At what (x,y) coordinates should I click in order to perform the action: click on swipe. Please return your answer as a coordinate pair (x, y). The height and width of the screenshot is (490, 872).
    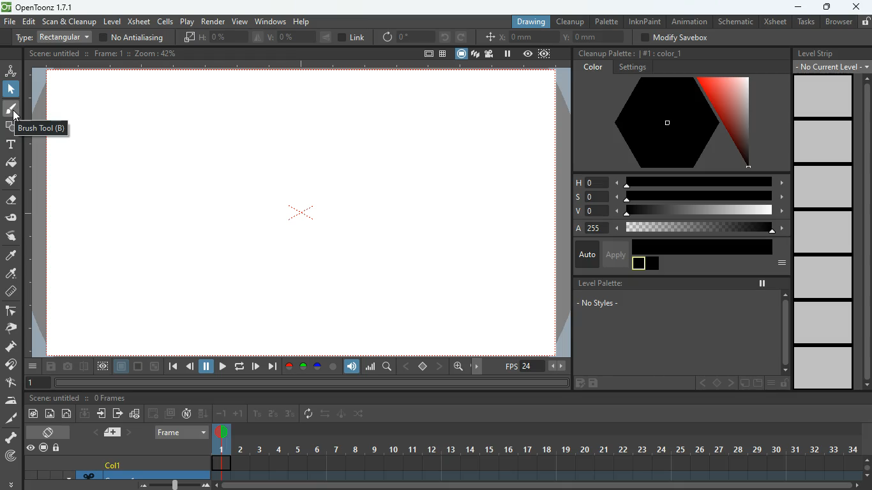
    Looking at the image, I should click on (10, 235).